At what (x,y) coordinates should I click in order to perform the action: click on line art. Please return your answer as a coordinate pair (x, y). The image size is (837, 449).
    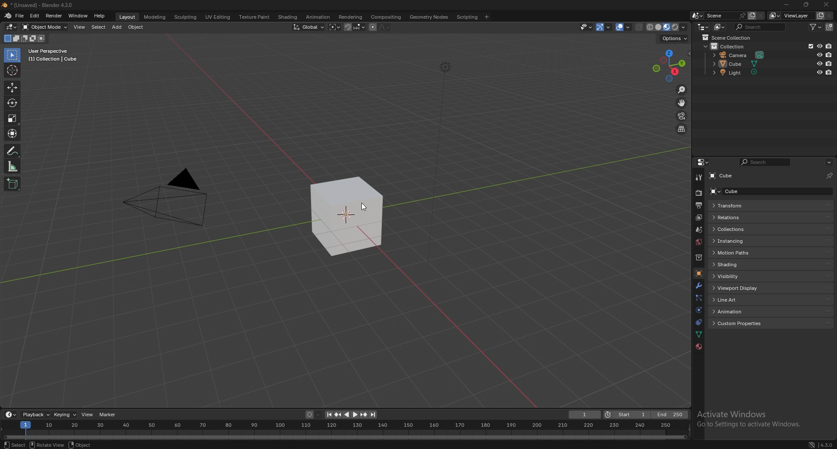
    Looking at the image, I should click on (739, 300).